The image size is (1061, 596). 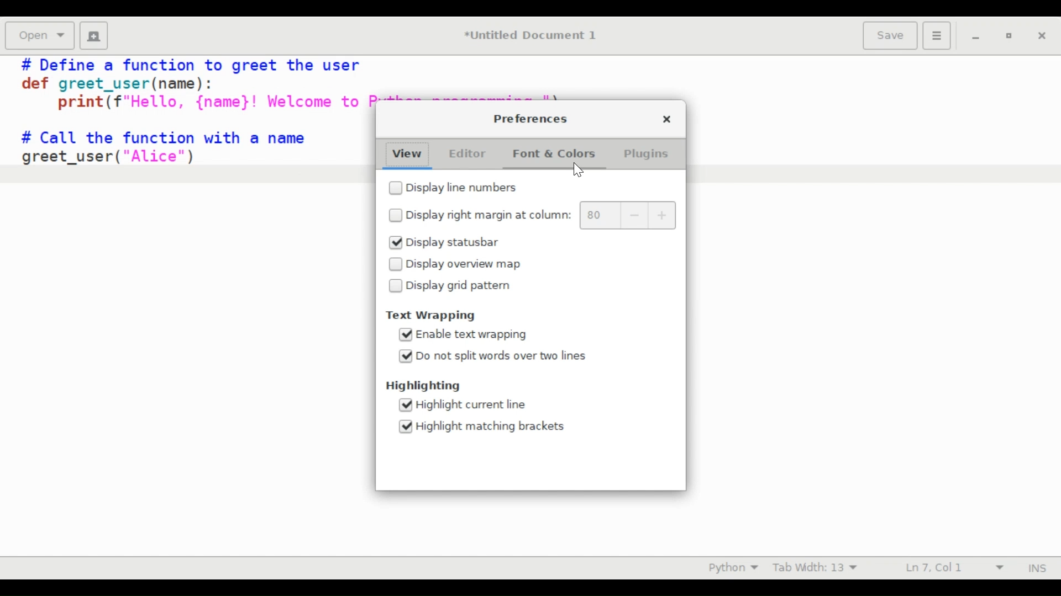 What do you see at coordinates (1027, 568) in the screenshot?
I see `Toggle insert and overwrite` at bounding box center [1027, 568].